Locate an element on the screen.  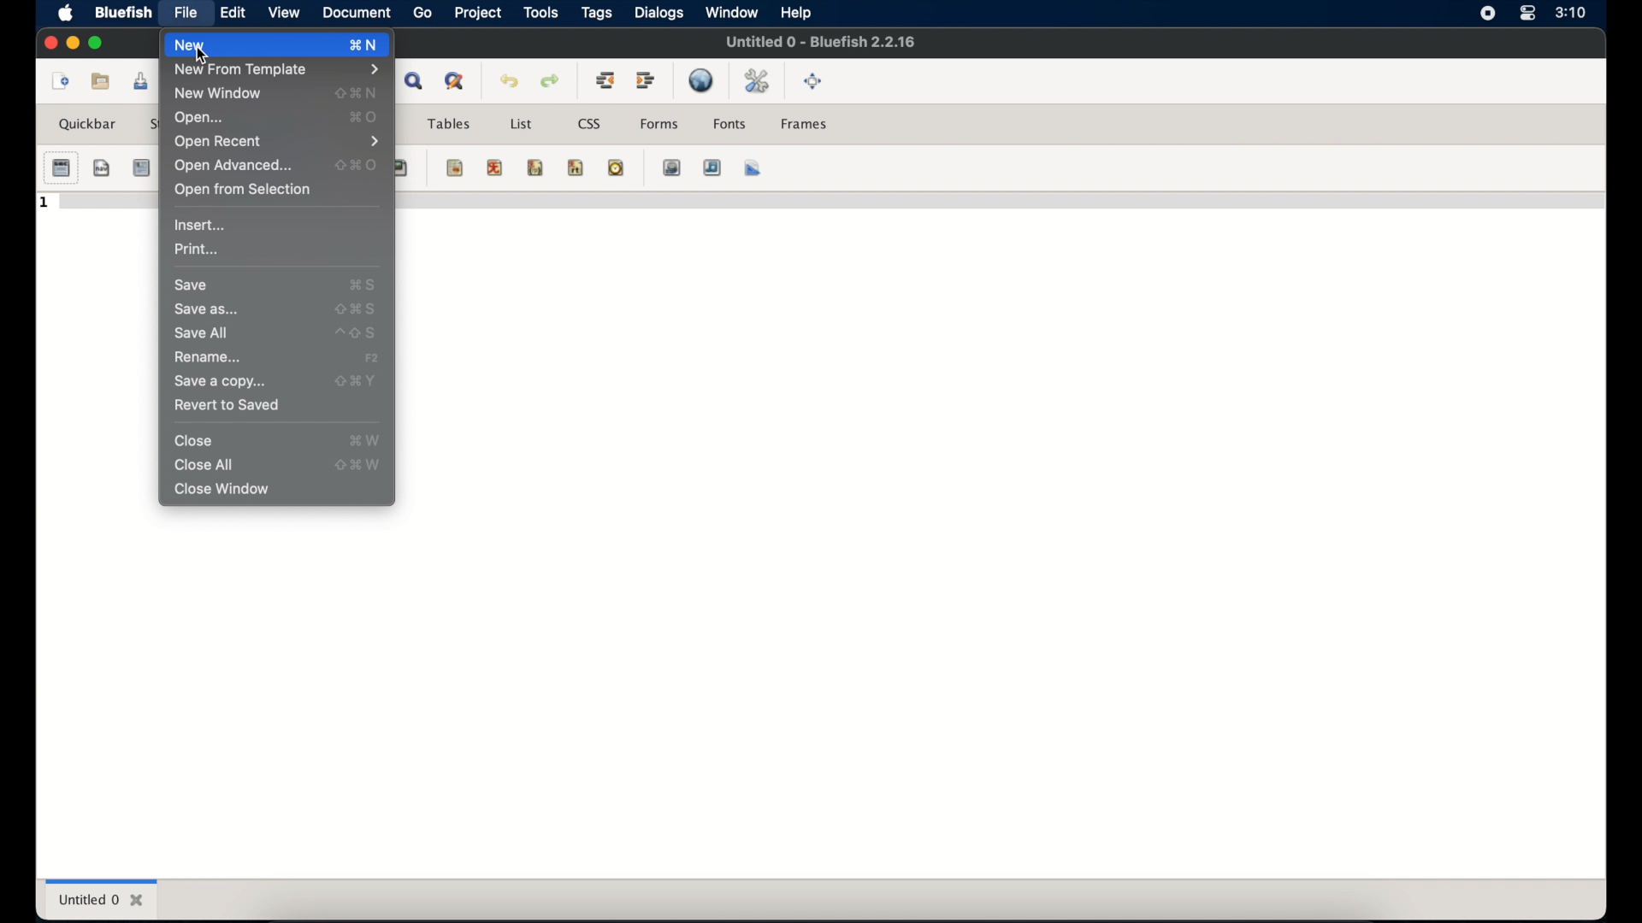
cursor is located at coordinates (203, 57).